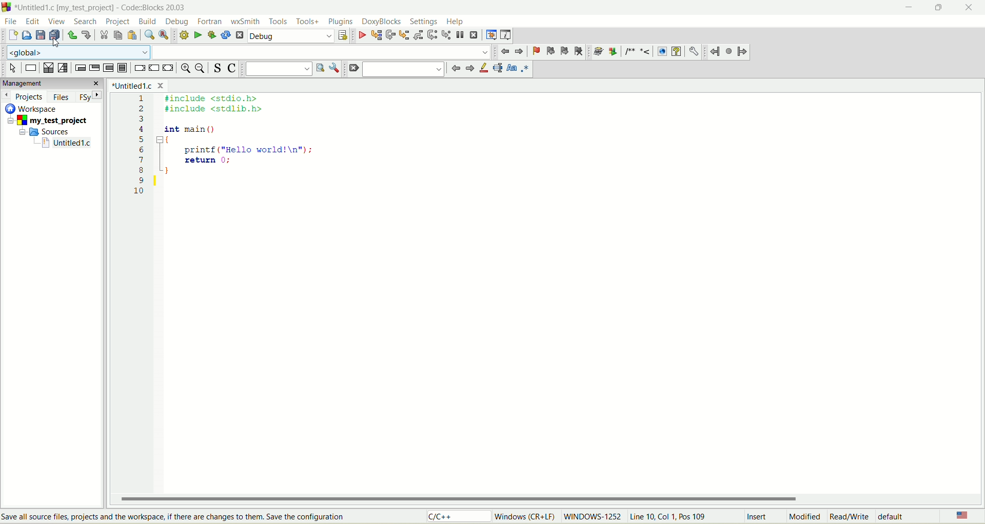 The width and height of the screenshot is (985, 524). I want to click on selected text, so click(496, 69).